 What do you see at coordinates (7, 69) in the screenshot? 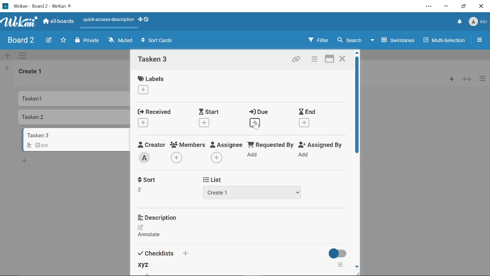
I see `Add list` at bounding box center [7, 69].